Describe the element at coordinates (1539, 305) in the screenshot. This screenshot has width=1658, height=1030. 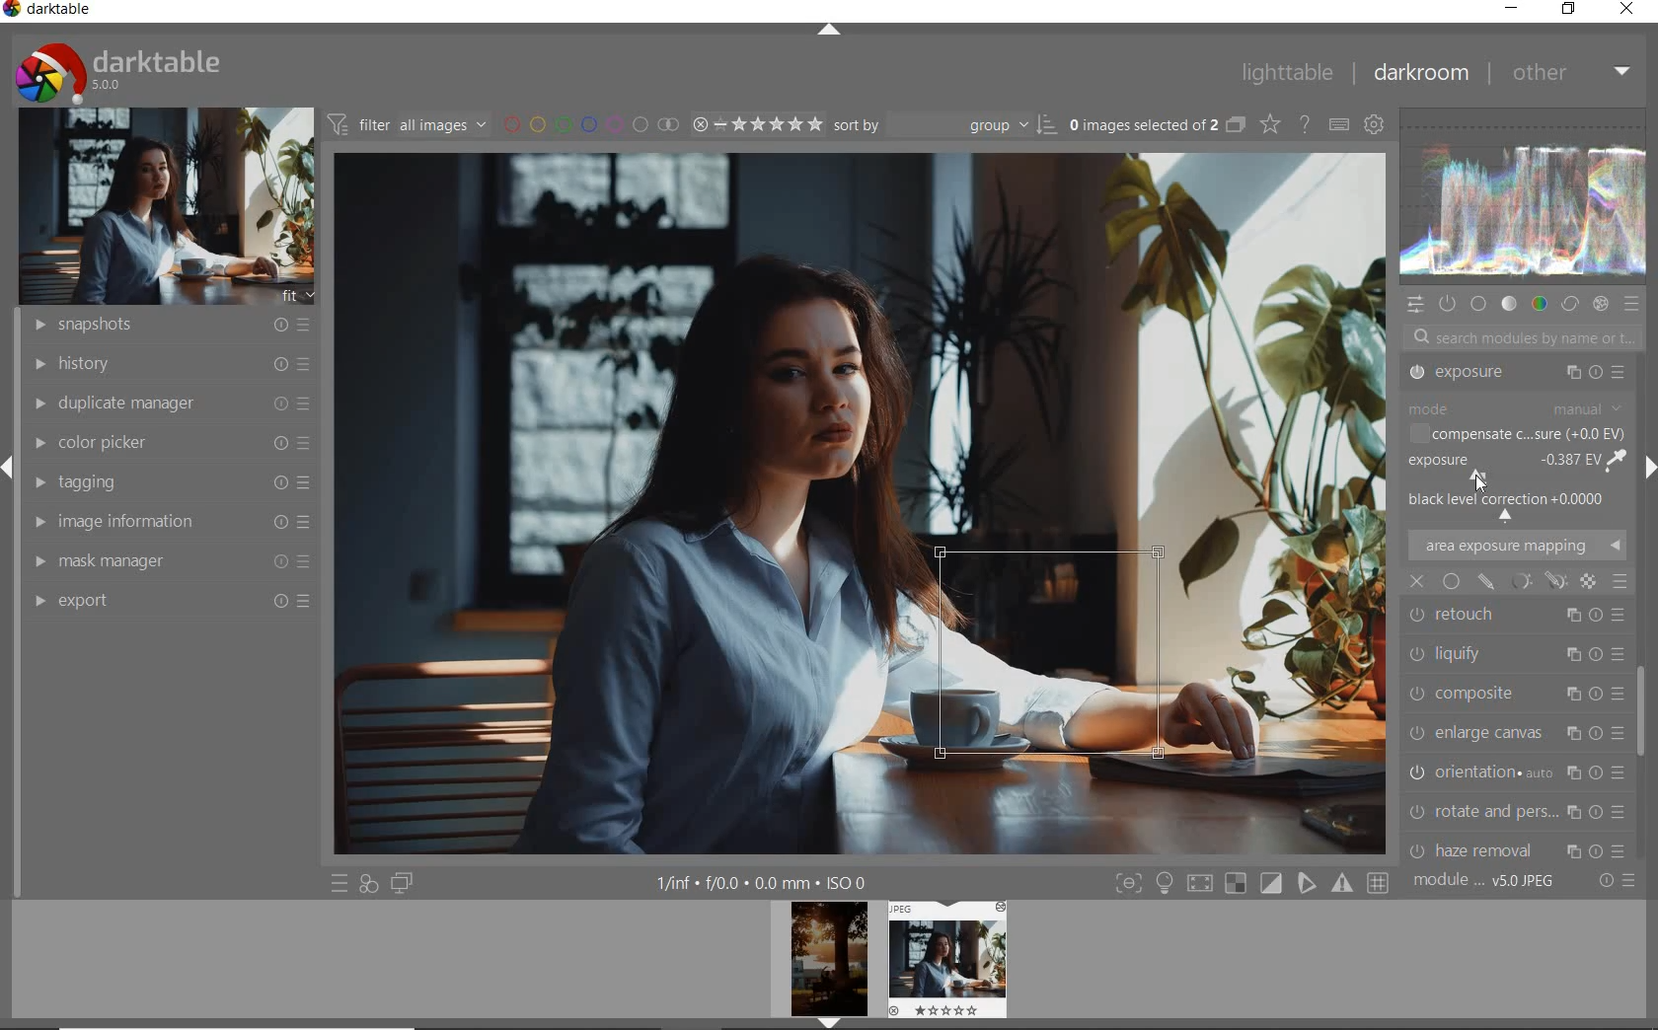
I see `COLOR` at that location.